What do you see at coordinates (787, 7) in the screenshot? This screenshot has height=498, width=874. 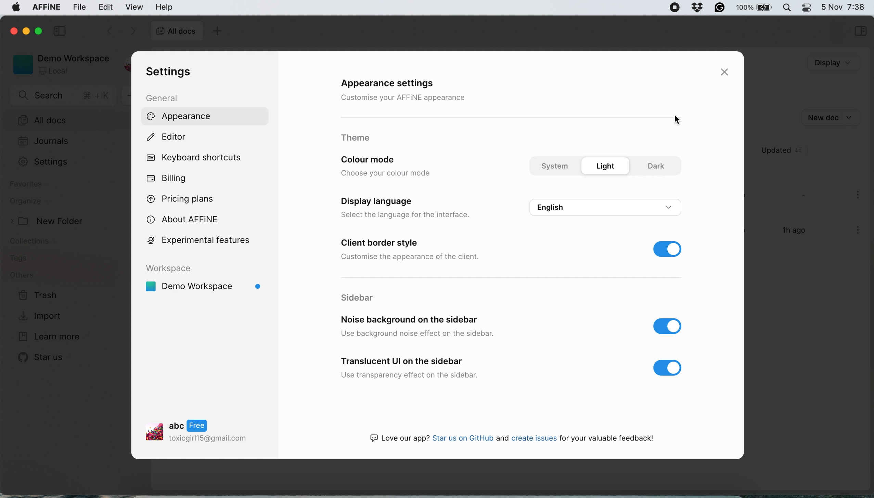 I see `spotlight search` at bounding box center [787, 7].